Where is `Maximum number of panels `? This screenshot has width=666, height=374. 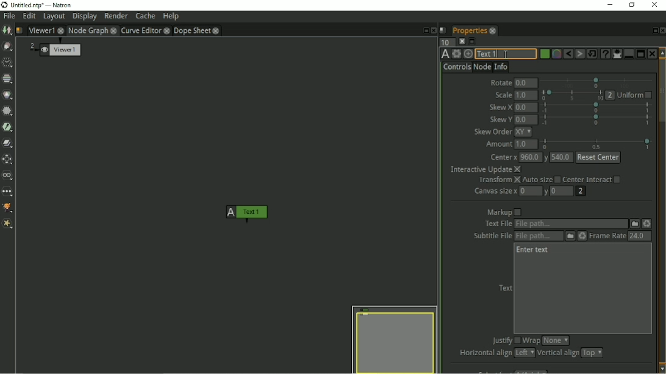 Maximum number of panels  is located at coordinates (445, 43).